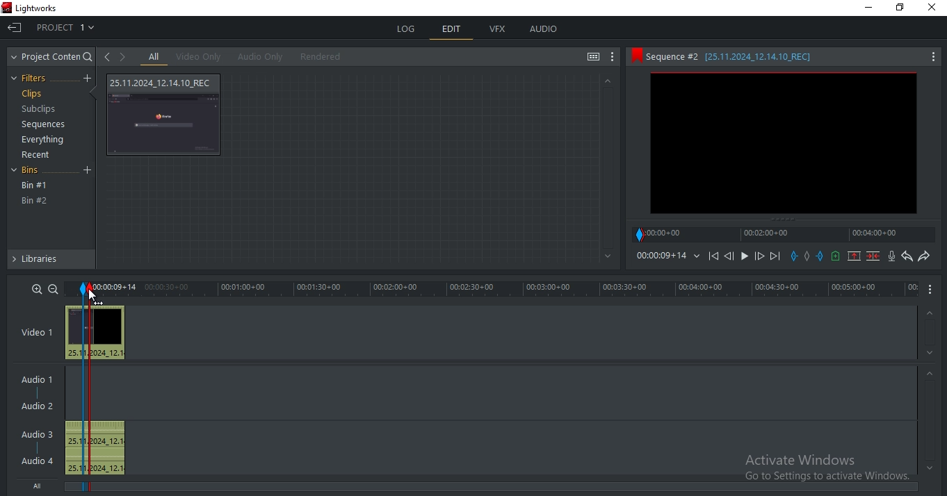 The width and height of the screenshot is (947, 496). I want to click on timeline, so click(786, 234).